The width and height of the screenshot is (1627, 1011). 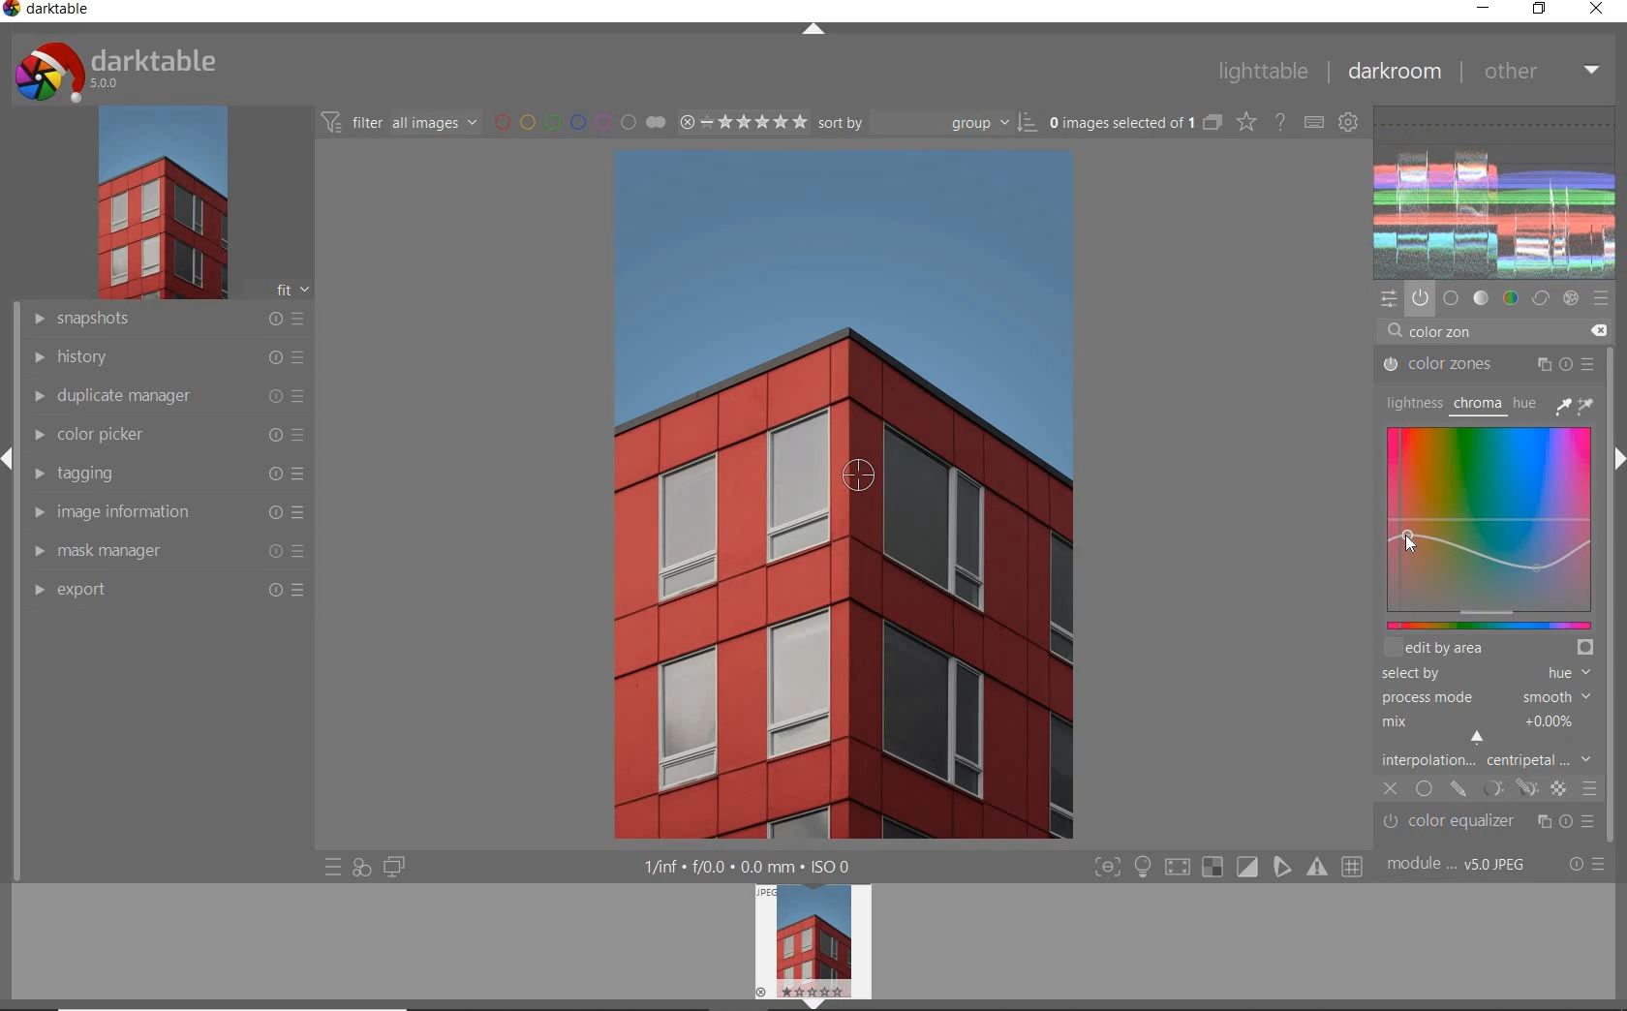 I want to click on color equalizer, so click(x=1491, y=822).